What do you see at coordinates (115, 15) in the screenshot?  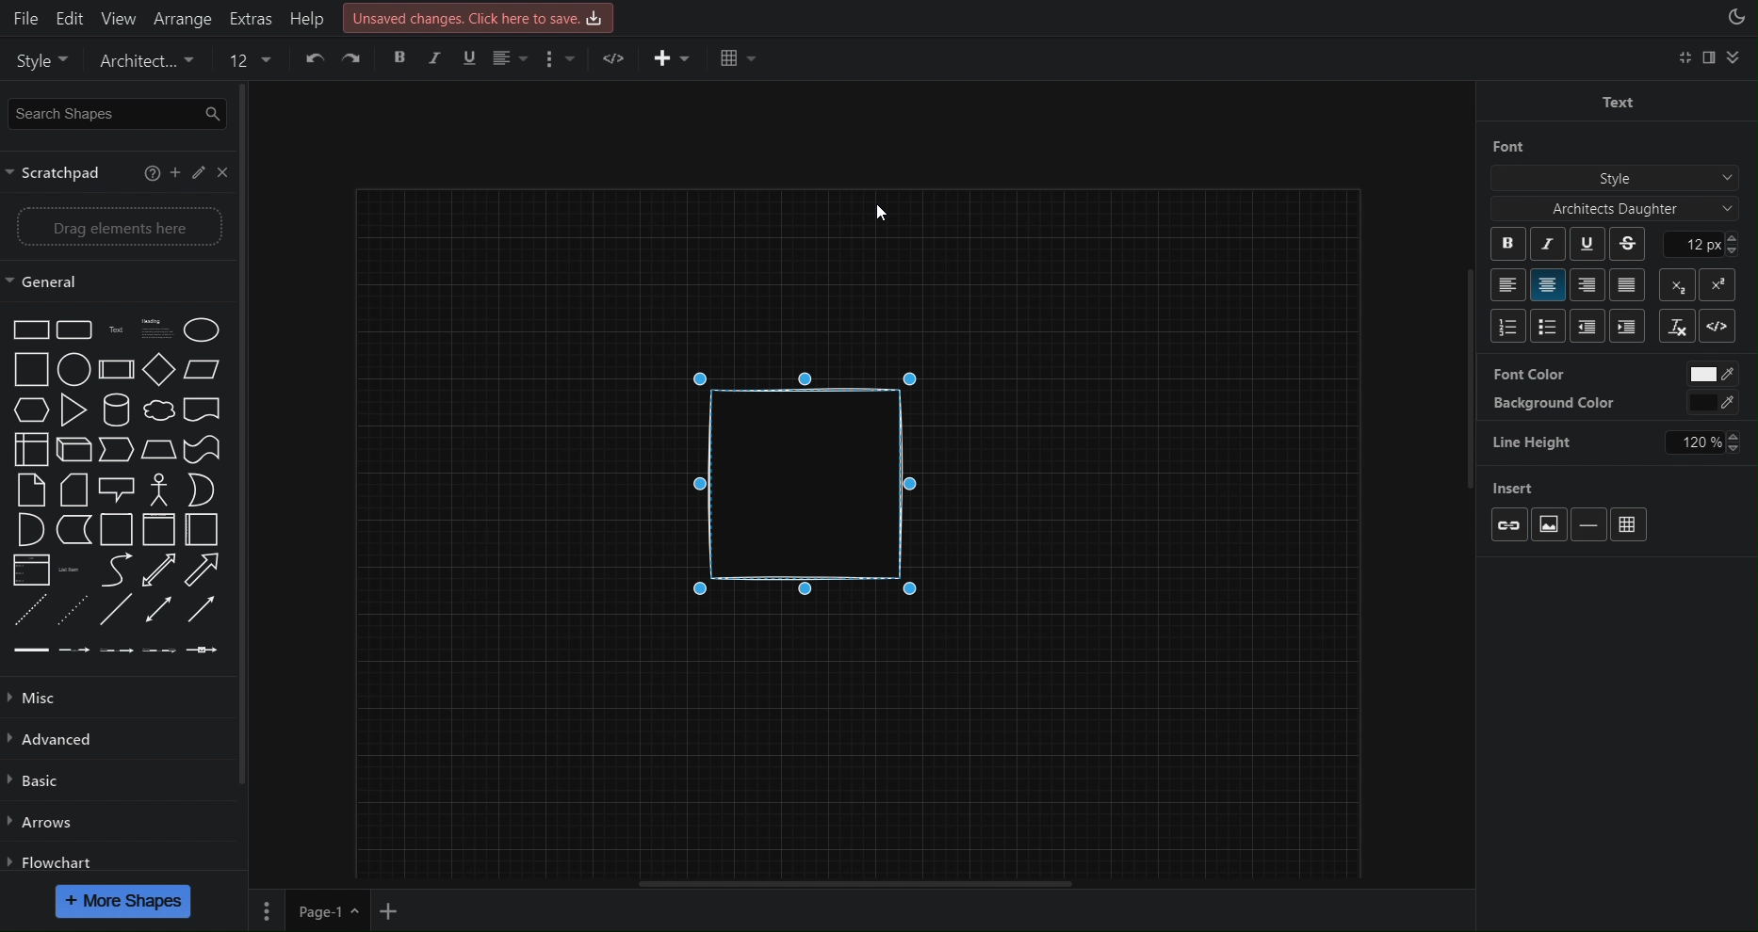 I see `View` at bounding box center [115, 15].